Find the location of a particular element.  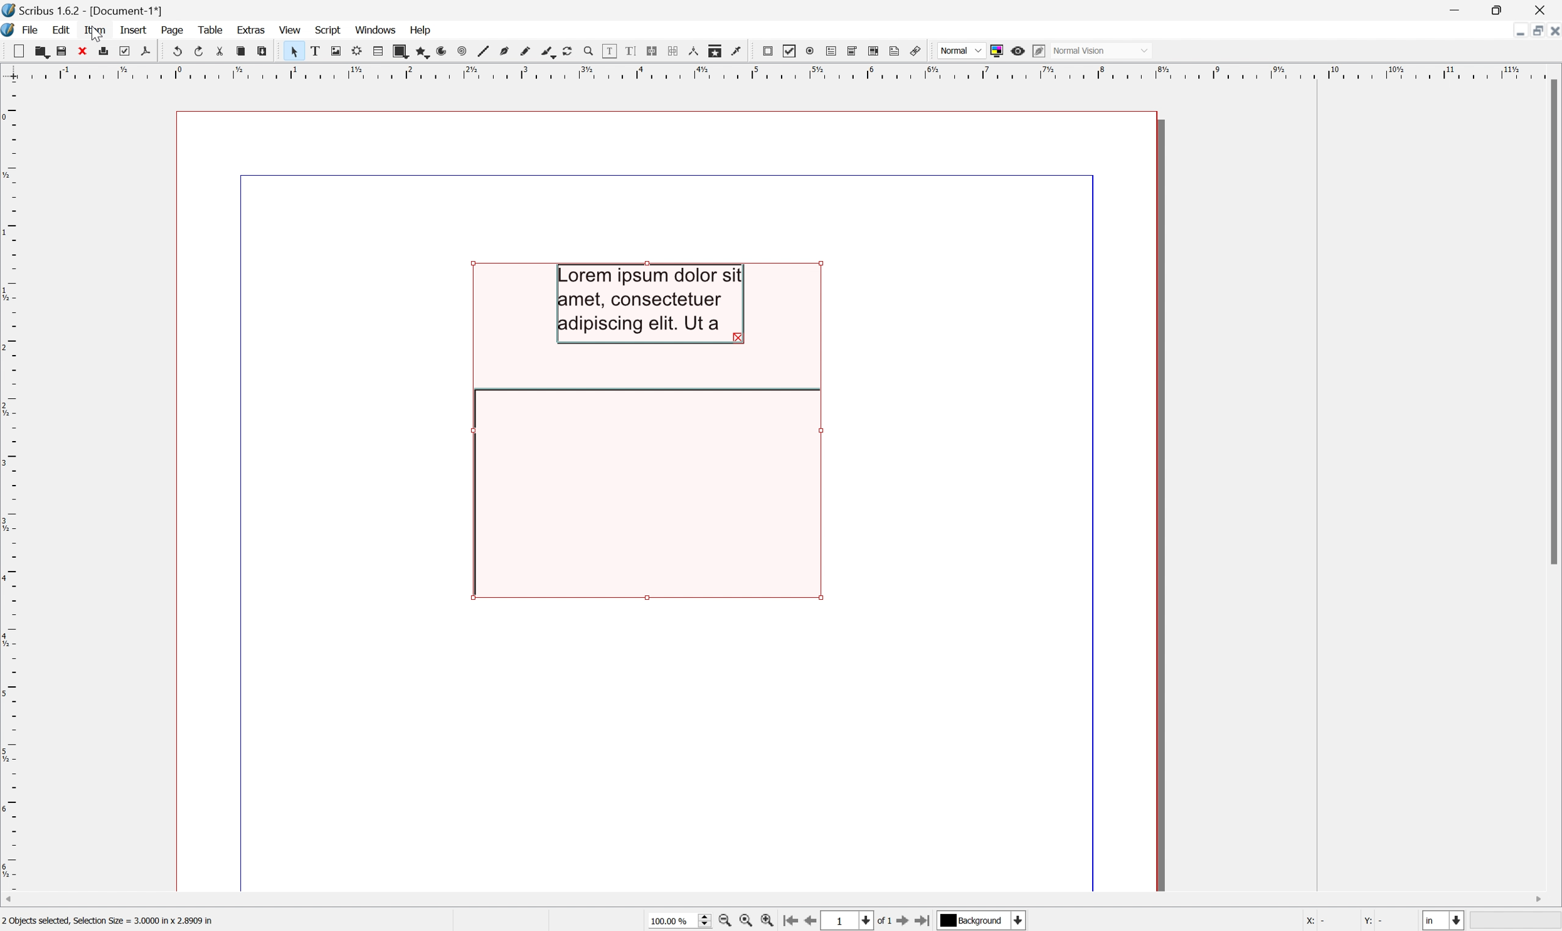

Windows is located at coordinates (379, 31).